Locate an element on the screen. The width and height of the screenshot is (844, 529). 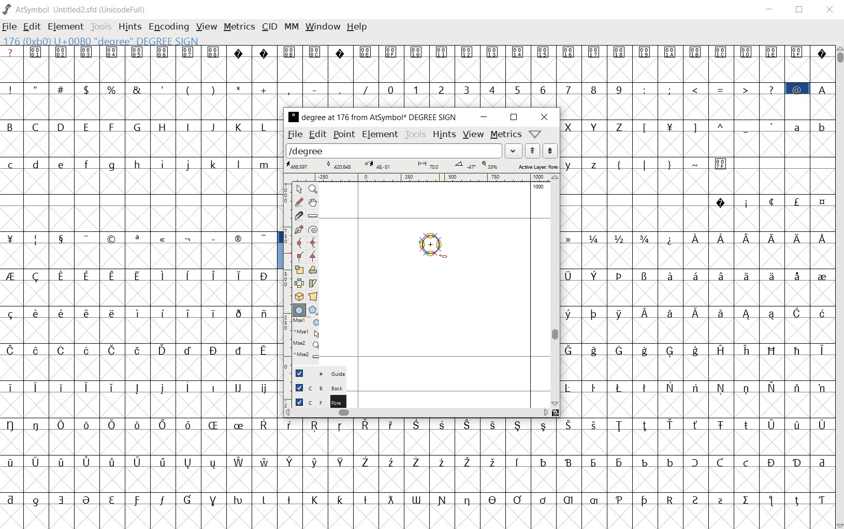
unicode code points is located at coordinates (304, 51).